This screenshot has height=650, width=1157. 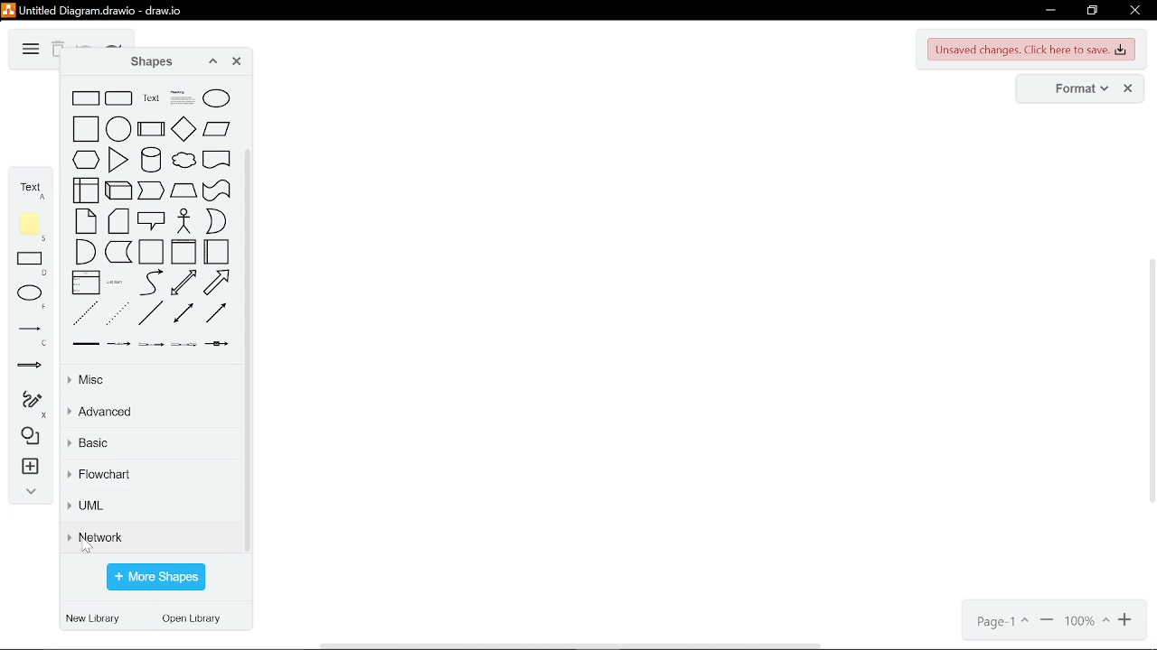 What do you see at coordinates (155, 578) in the screenshot?
I see `more shapes` at bounding box center [155, 578].